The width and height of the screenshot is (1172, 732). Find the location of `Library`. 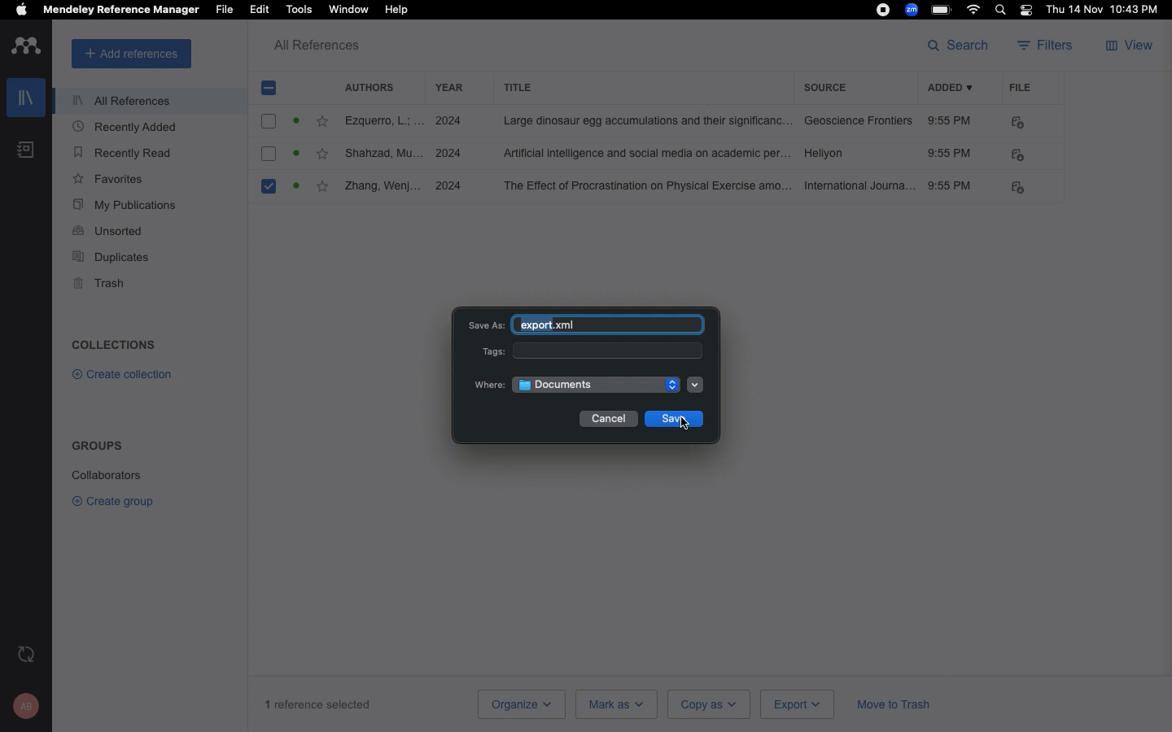

Library is located at coordinates (27, 94).